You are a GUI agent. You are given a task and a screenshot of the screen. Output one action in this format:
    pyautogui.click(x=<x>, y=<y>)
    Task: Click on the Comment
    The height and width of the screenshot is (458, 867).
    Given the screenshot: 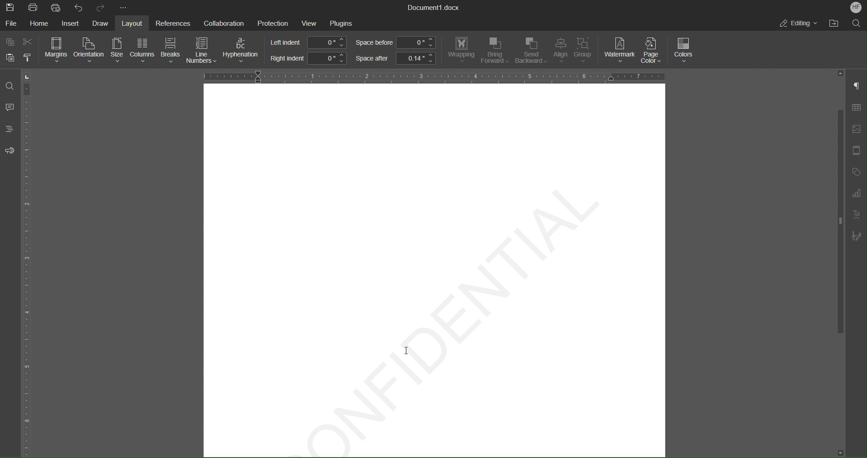 What is the action you would take?
    pyautogui.click(x=10, y=108)
    